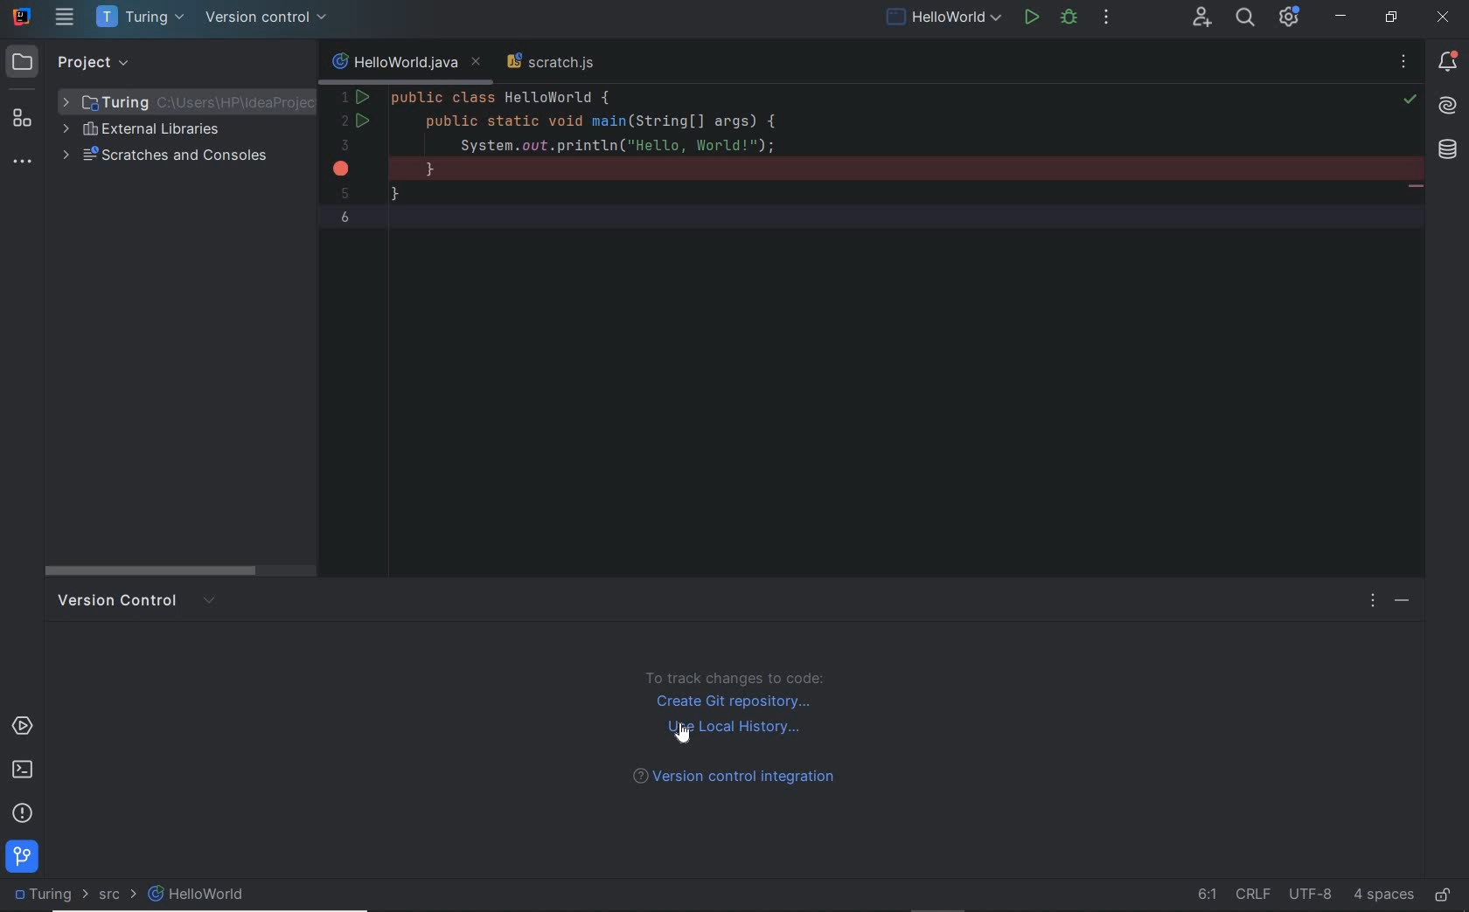 This screenshot has width=1469, height=912. I want to click on close tab, so click(477, 63).